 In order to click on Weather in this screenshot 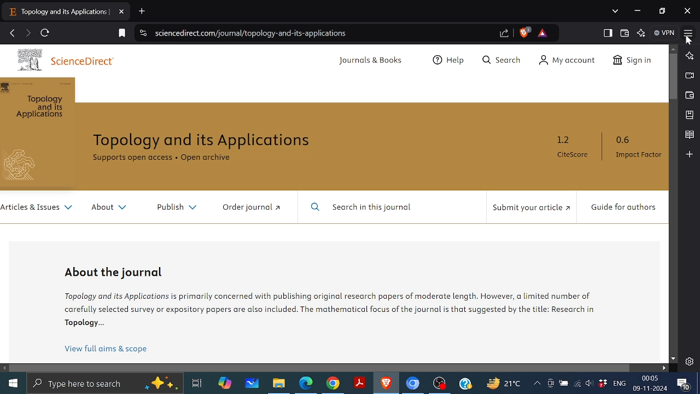, I will do `click(500, 383)`.